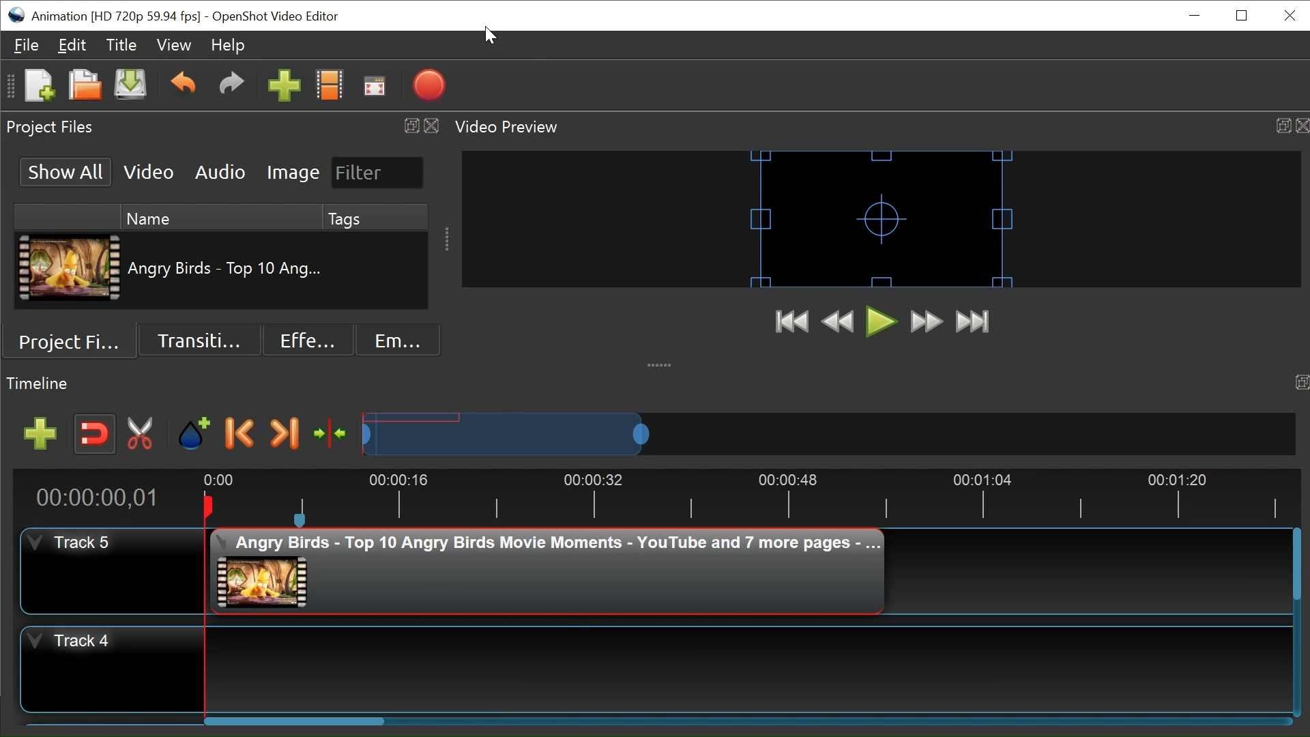 The height and width of the screenshot is (737, 1310). Describe the element at coordinates (1241, 16) in the screenshot. I see `Restore` at that location.